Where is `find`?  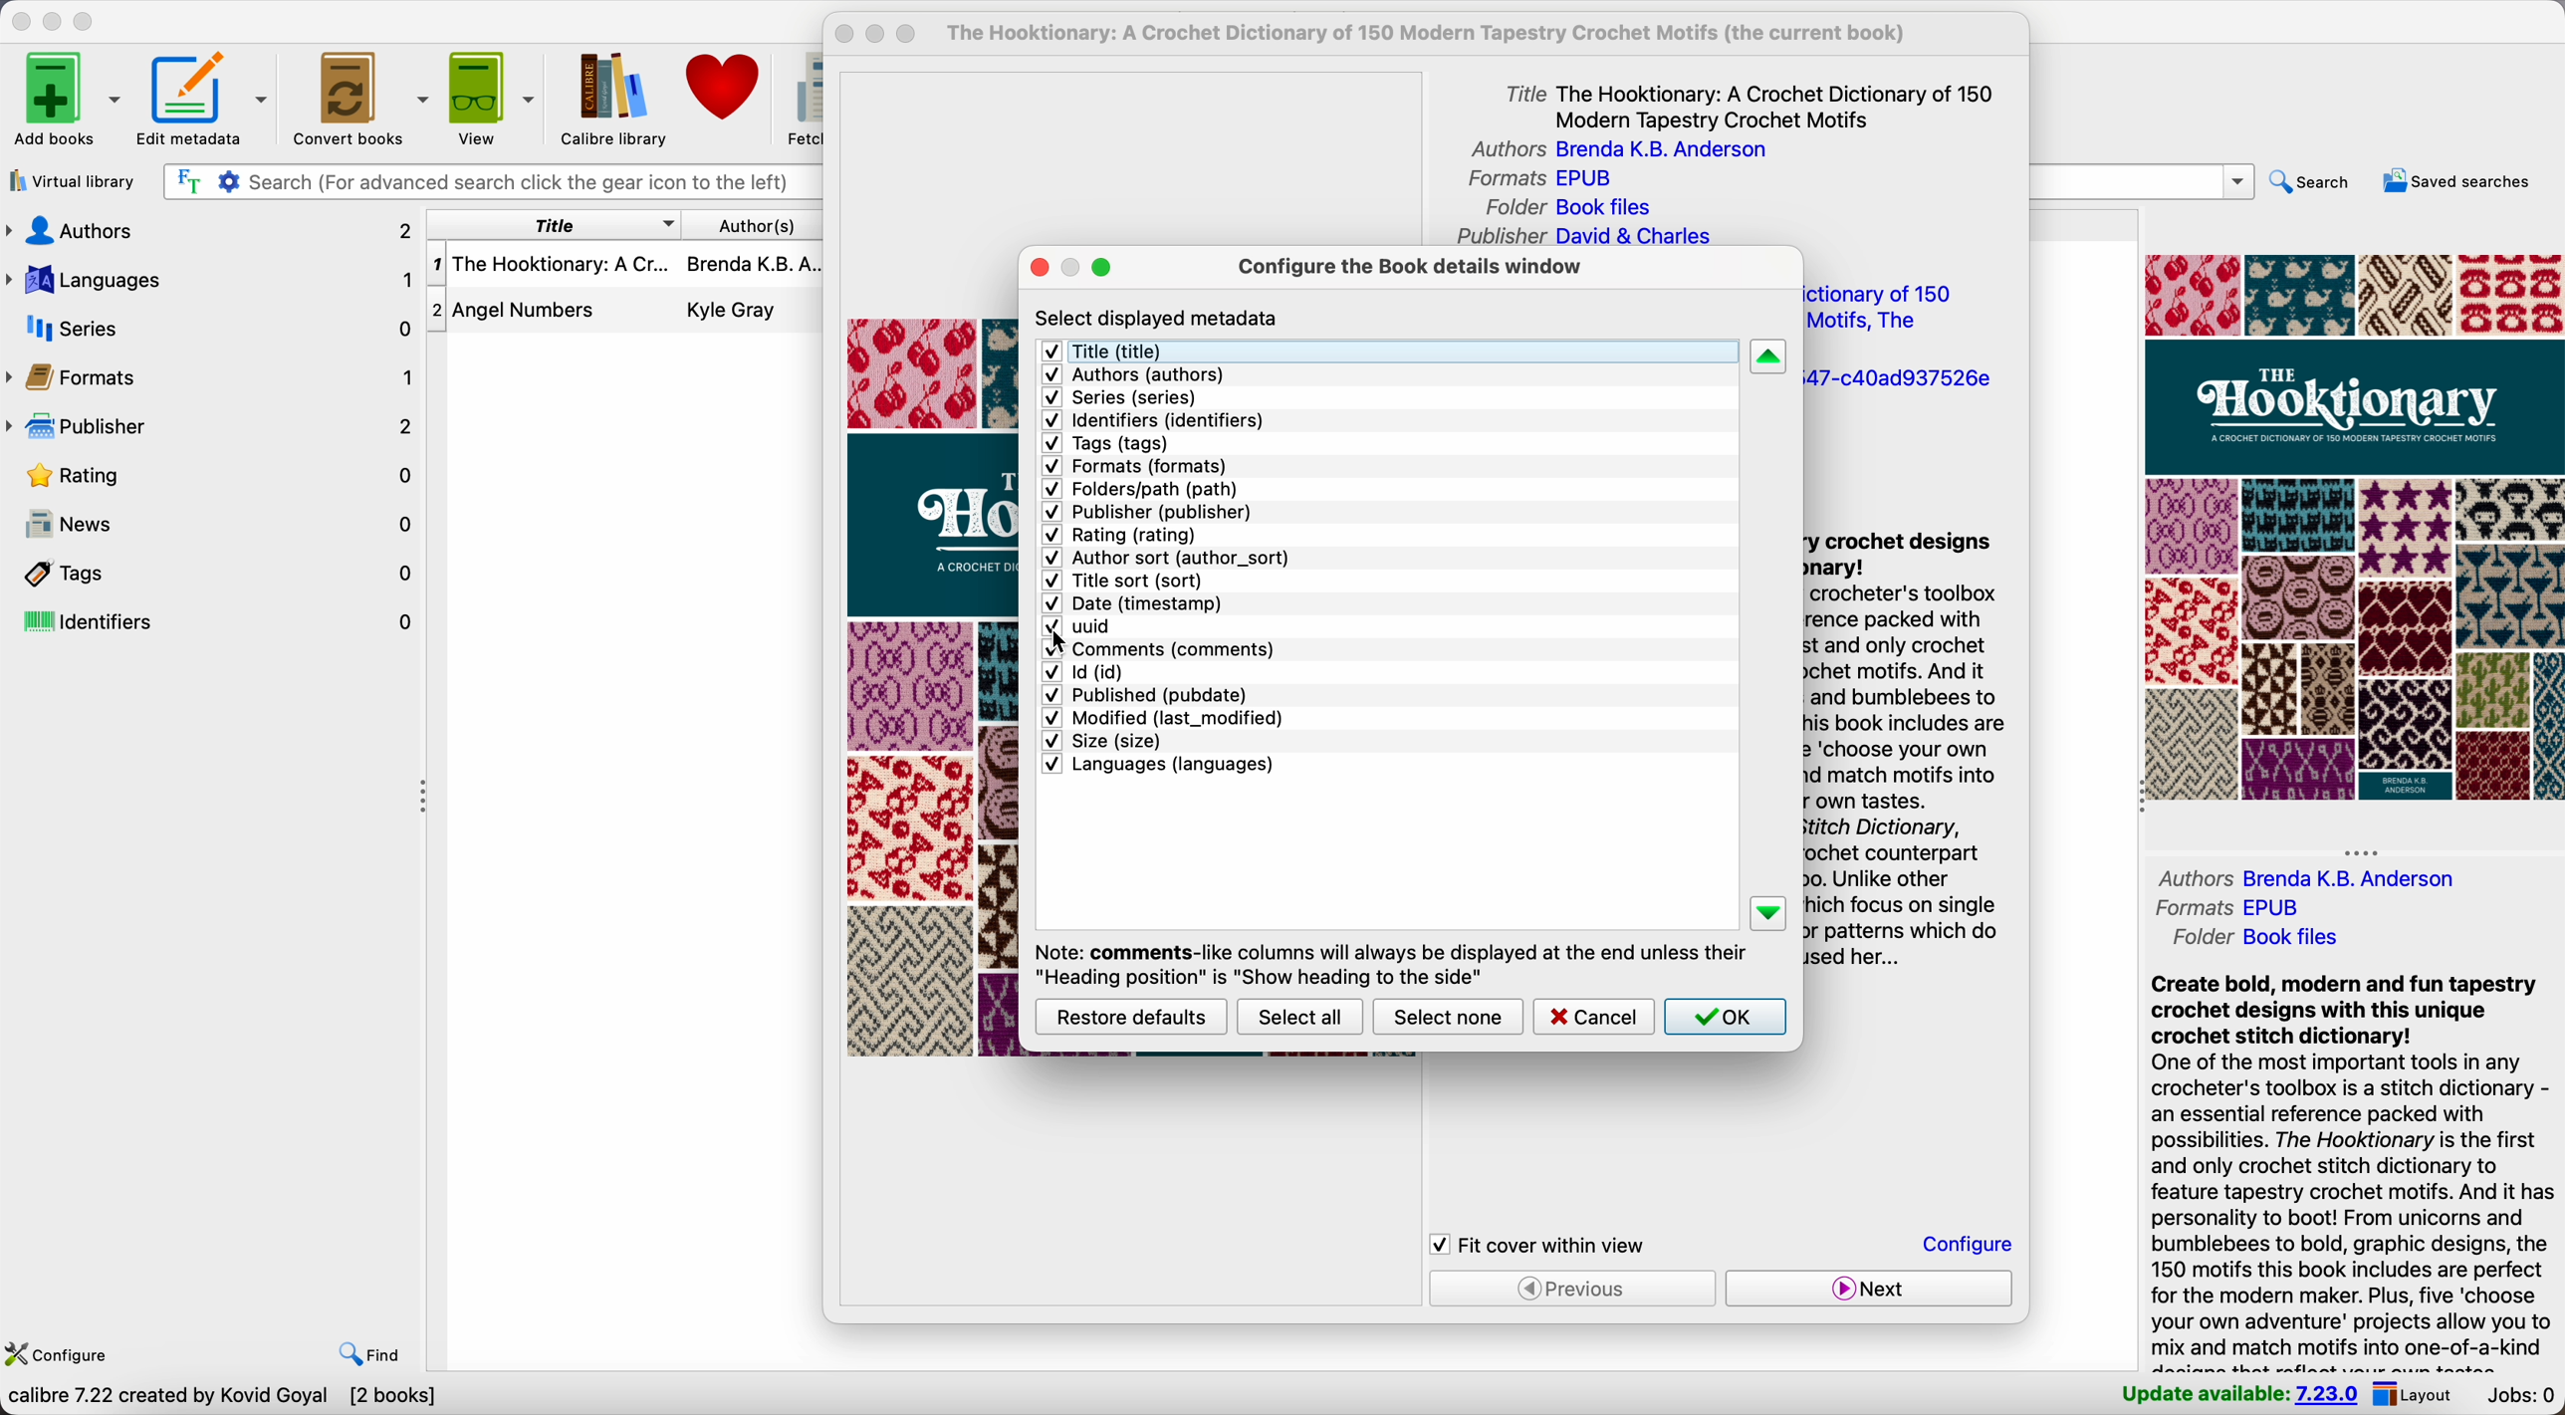
find is located at coordinates (372, 1355).